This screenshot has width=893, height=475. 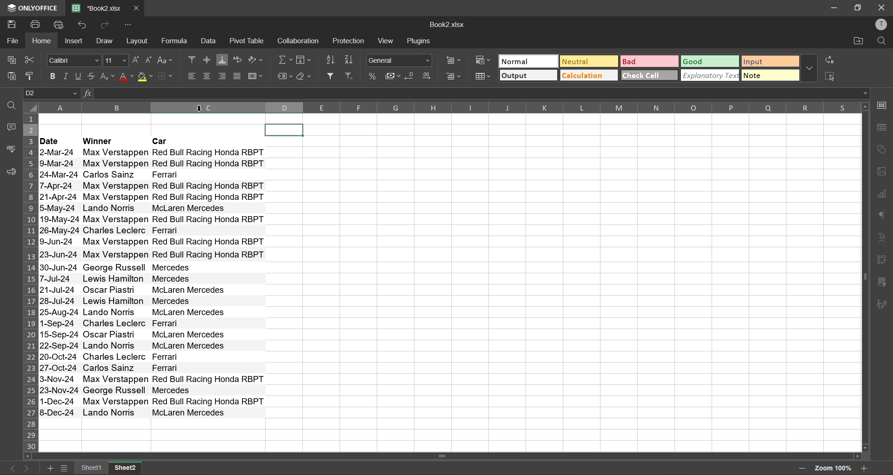 I want to click on change case, so click(x=167, y=61).